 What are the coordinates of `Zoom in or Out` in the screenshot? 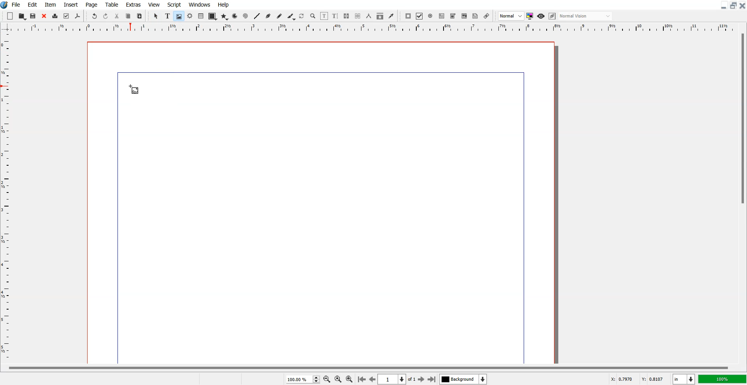 It's located at (313, 16).